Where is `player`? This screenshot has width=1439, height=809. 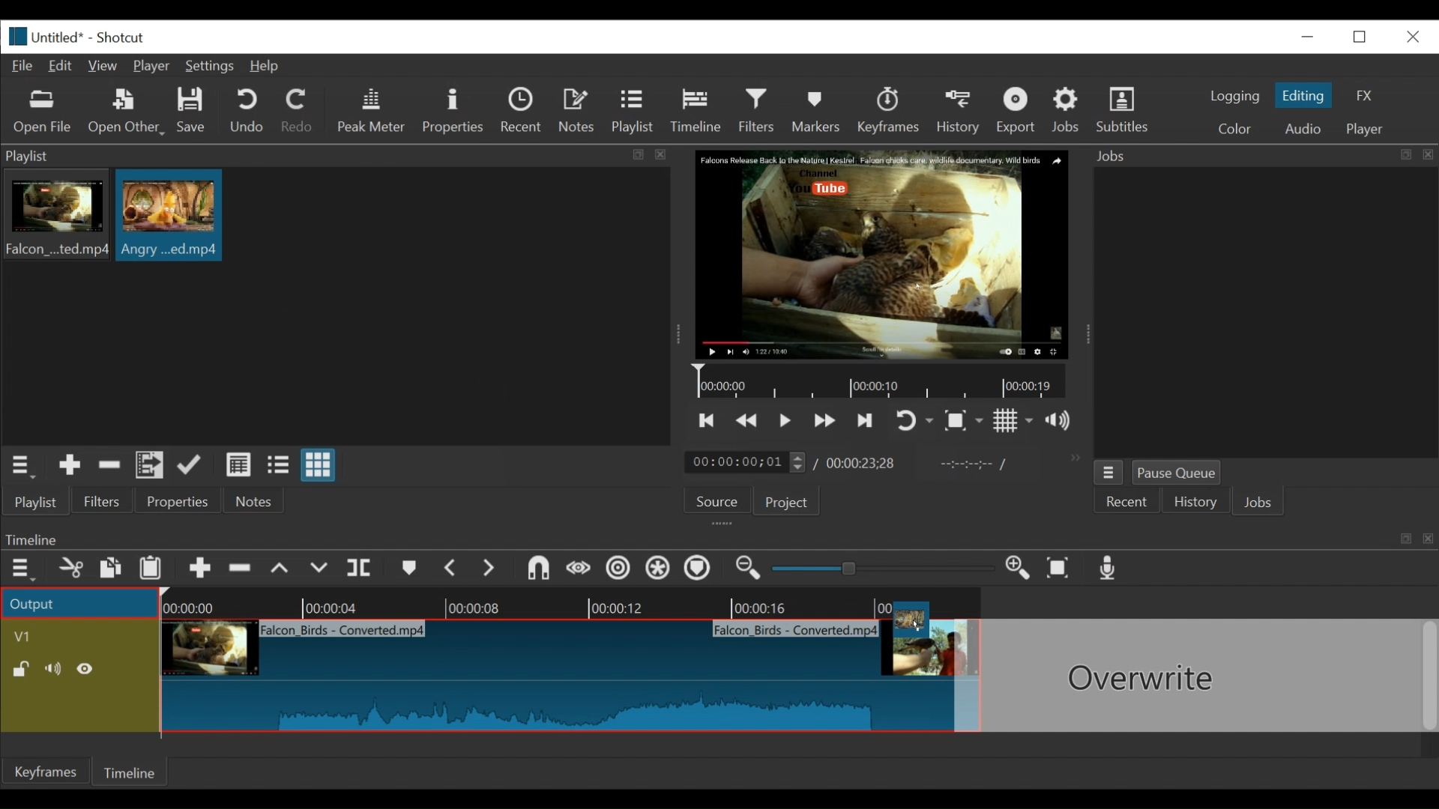
player is located at coordinates (1366, 130).